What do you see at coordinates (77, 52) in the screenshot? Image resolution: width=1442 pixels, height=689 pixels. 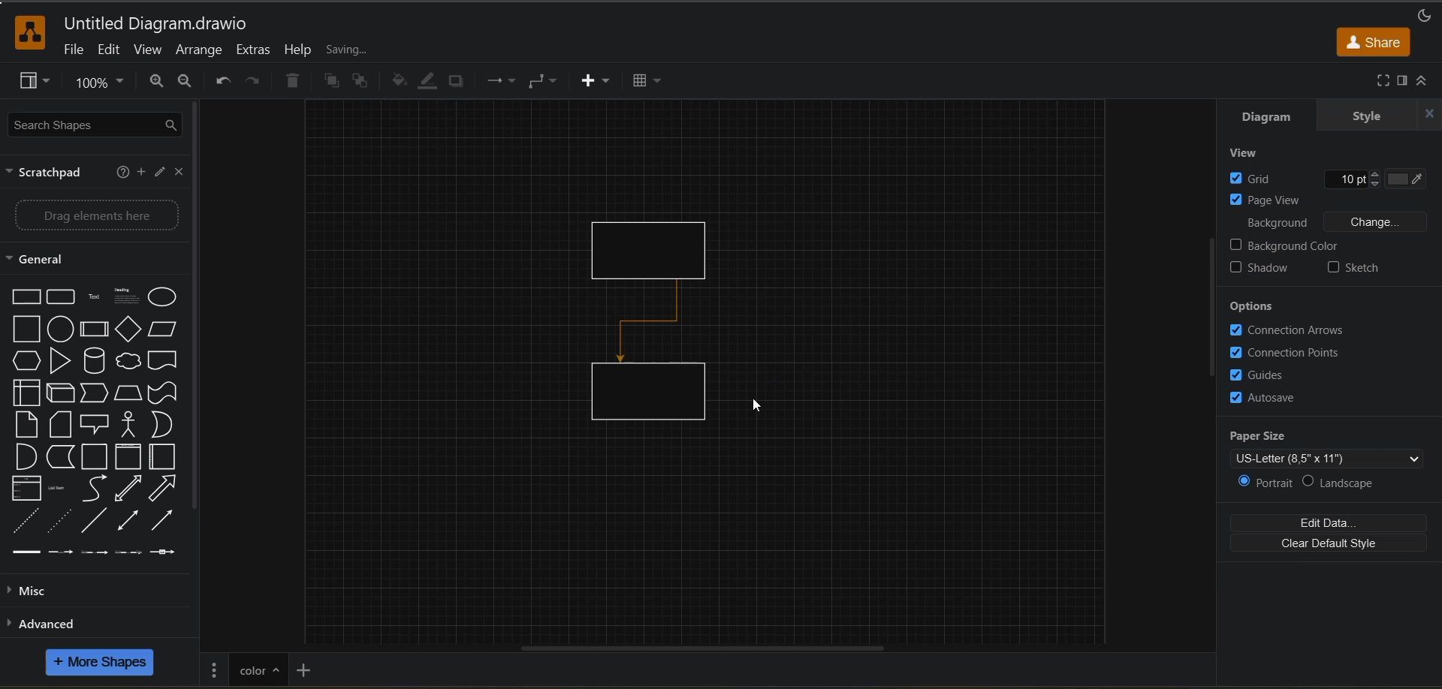 I see `file` at bounding box center [77, 52].